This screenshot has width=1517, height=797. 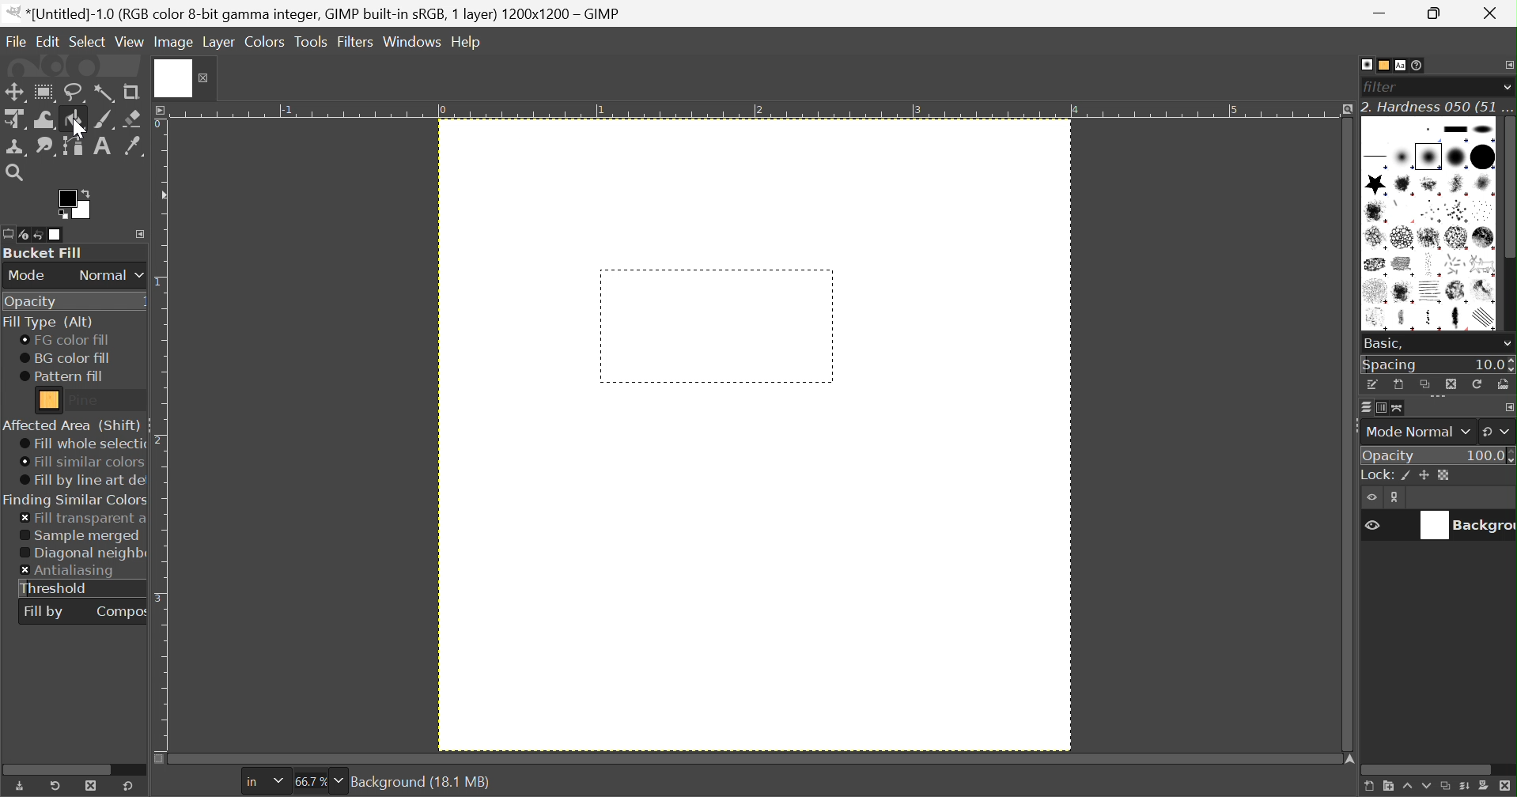 What do you see at coordinates (264, 782) in the screenshot?
I see `inches` at bounding box center [264, 782].